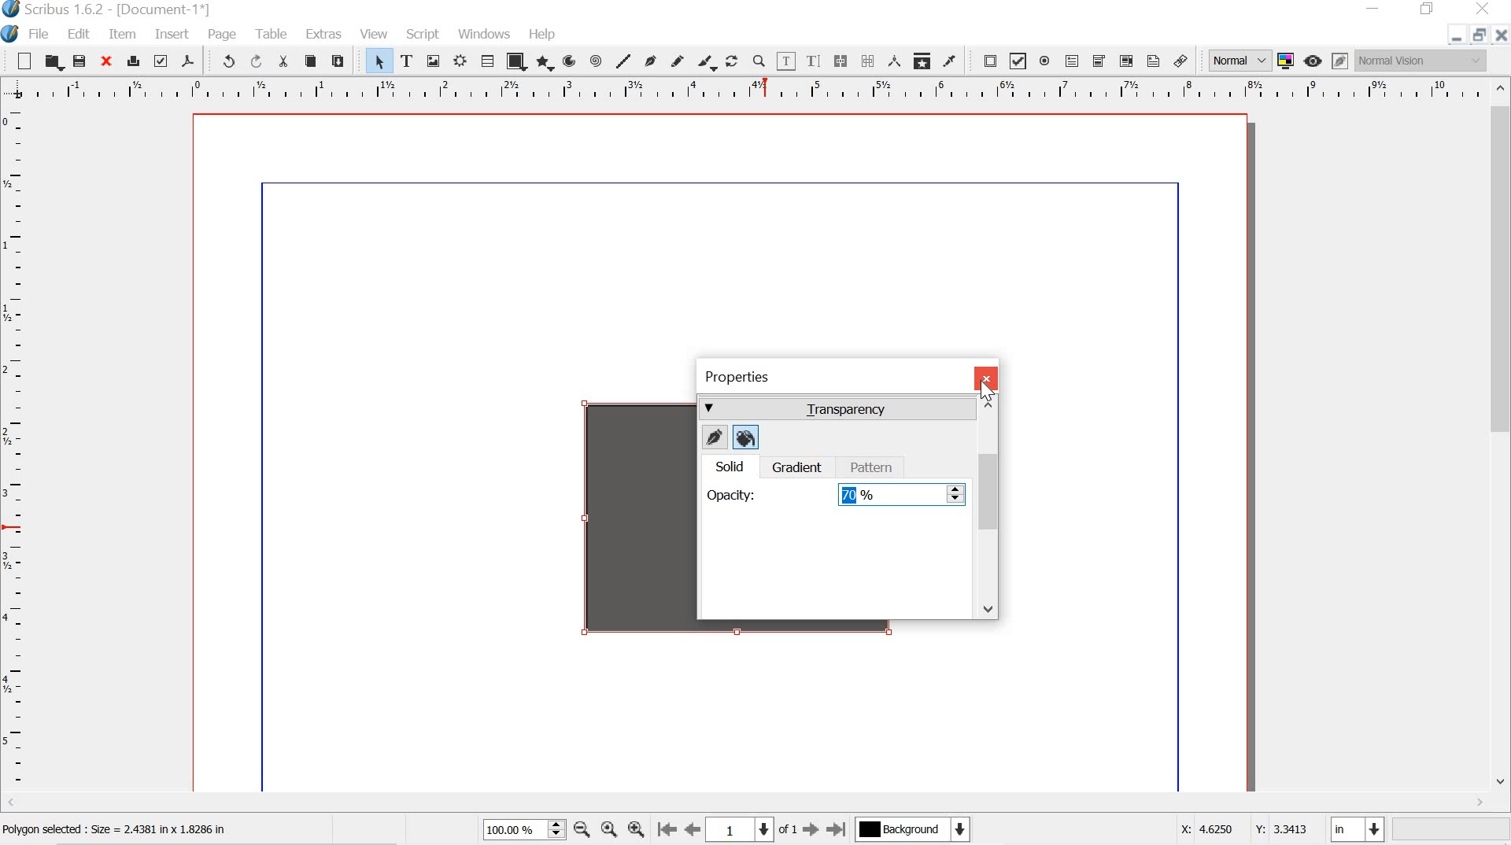 The width and height of the screenshot is (1511, 845). Describe the element at coordinates (893, 61) in the screenshot. I see `measurements` at that location.